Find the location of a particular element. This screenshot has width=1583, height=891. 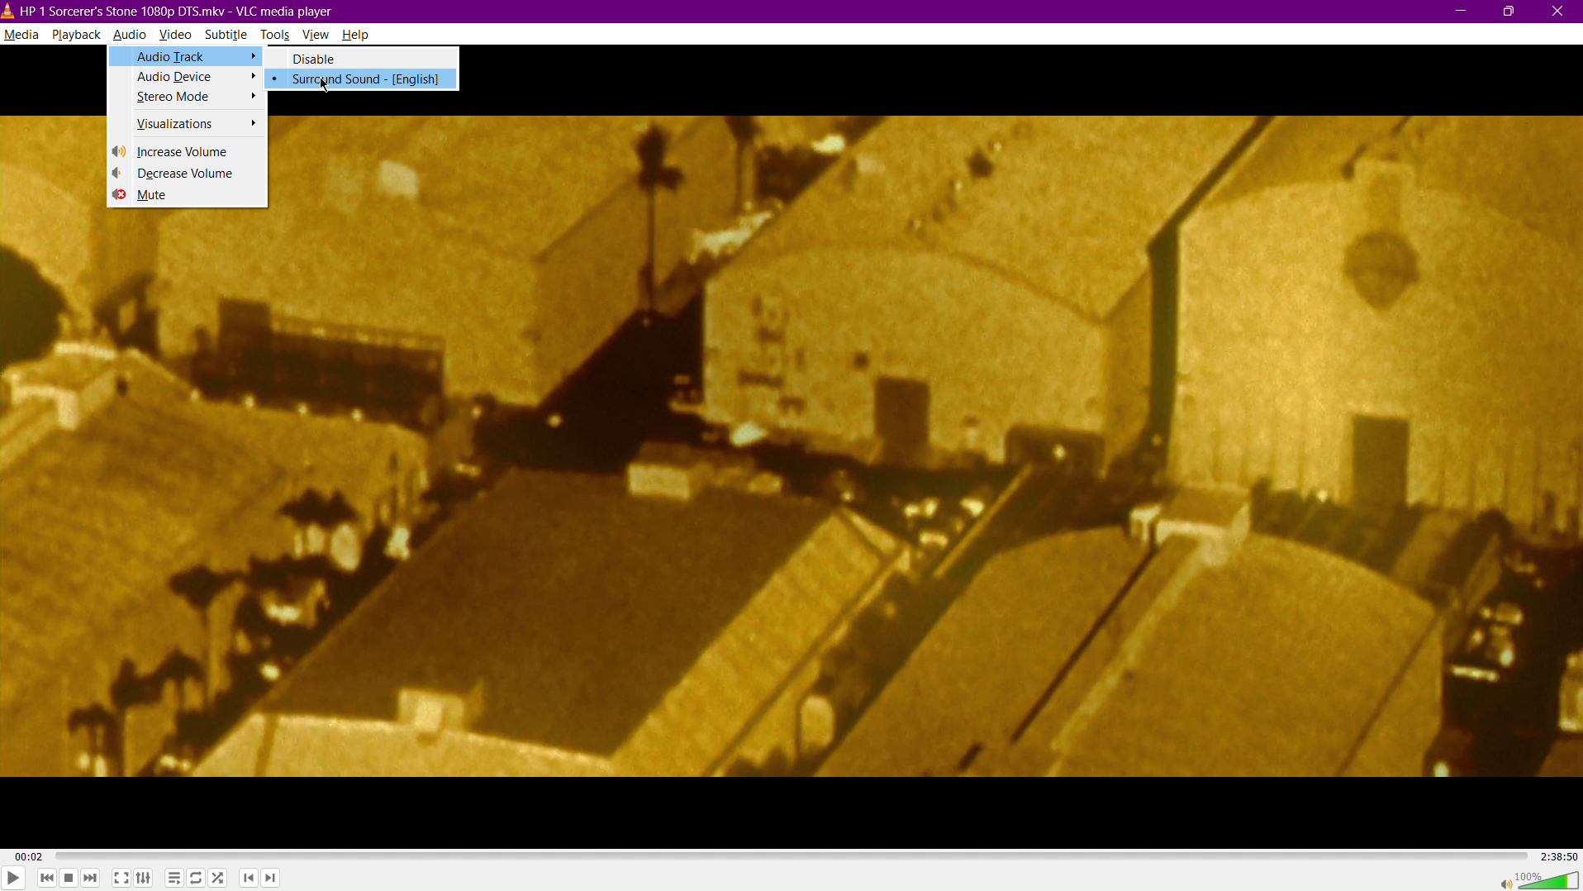

Help is located at coordinates (357, 35).